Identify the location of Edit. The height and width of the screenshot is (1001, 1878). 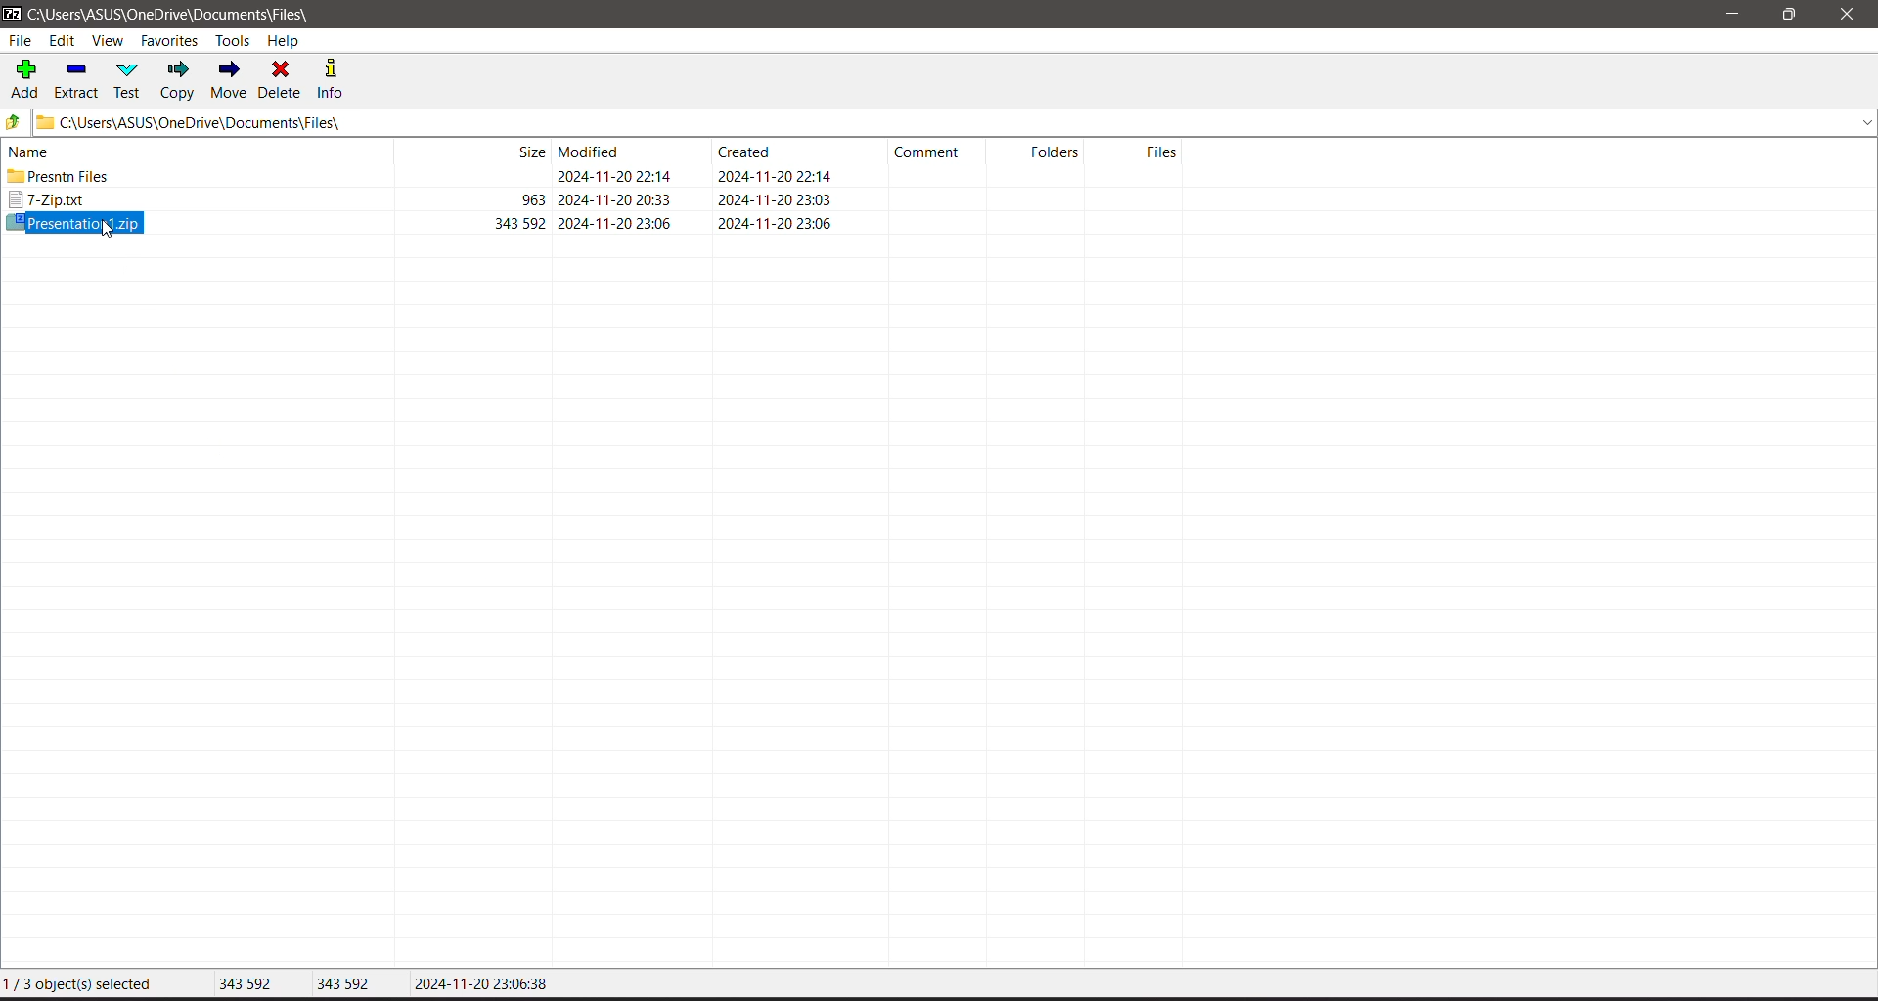
(65, 42).